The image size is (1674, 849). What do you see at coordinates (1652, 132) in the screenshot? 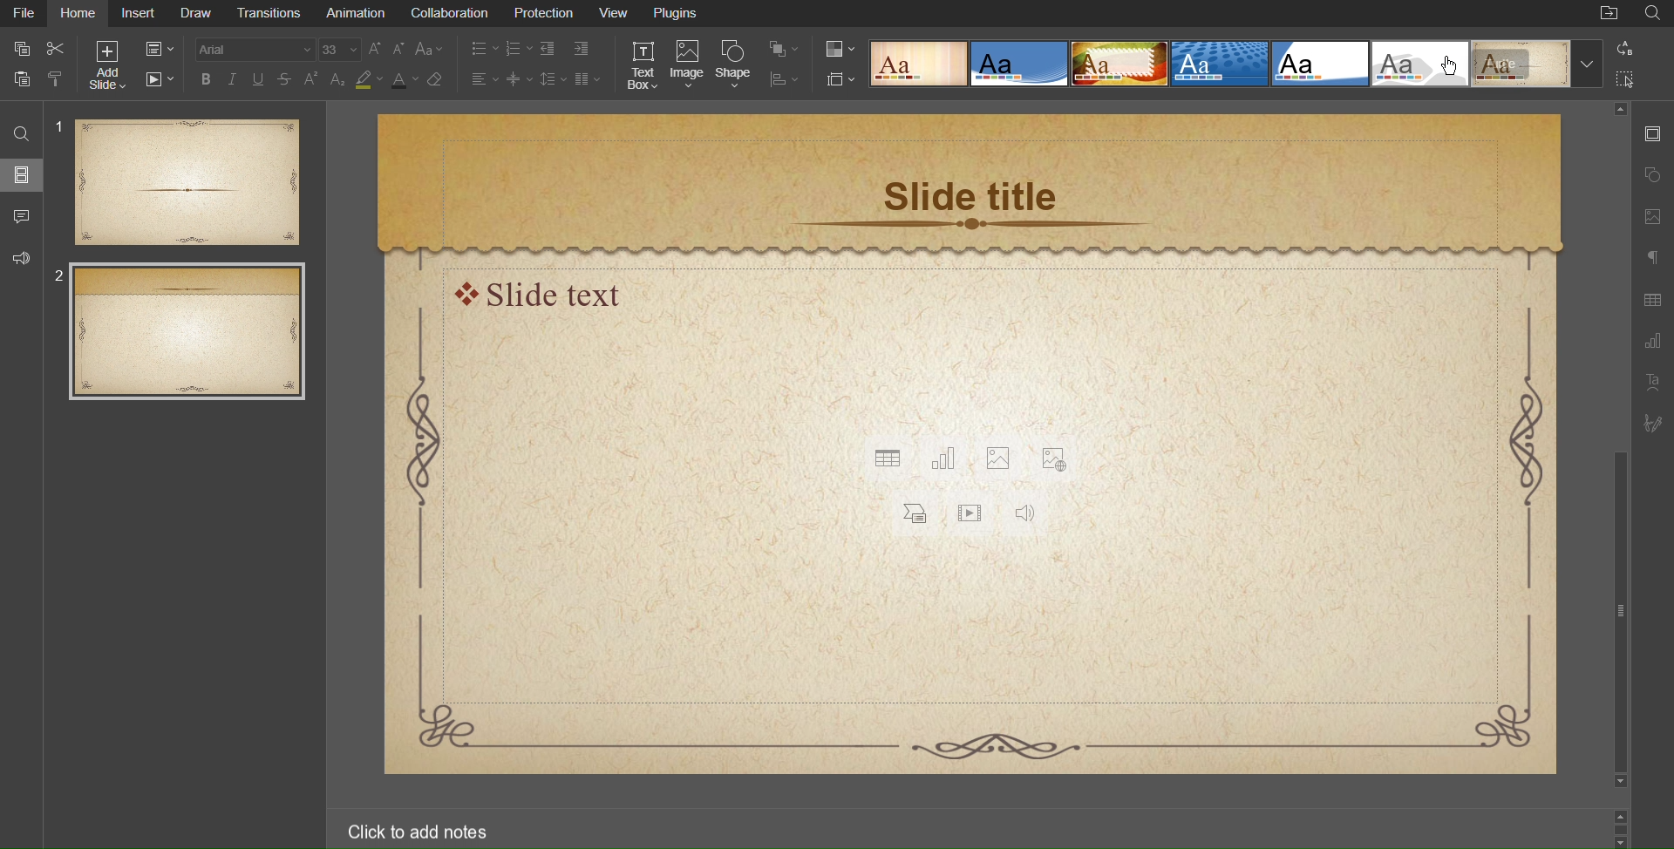
I see `Slide Settings` at bounding box center [1652, 132].